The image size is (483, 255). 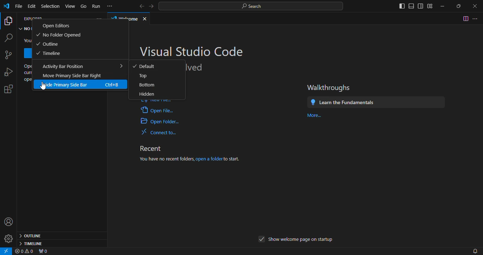 I want to click on walkthroughs, so click(x=331, y=87).